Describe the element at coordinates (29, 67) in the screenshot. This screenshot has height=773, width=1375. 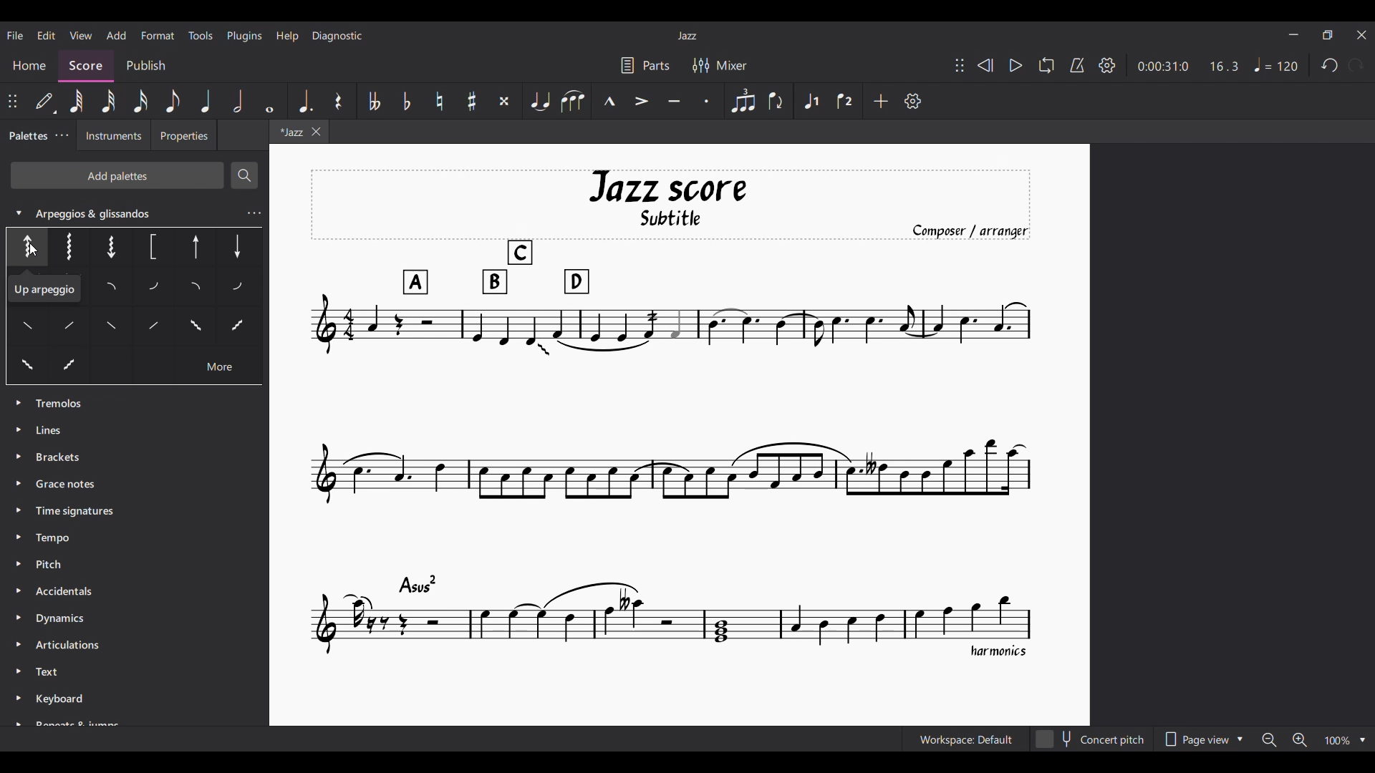
I see `Home section` at that location.